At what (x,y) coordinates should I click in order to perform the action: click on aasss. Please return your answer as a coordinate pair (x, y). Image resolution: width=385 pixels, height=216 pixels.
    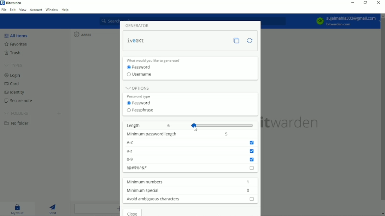
    Looking at the image, I should click on (82, 34).